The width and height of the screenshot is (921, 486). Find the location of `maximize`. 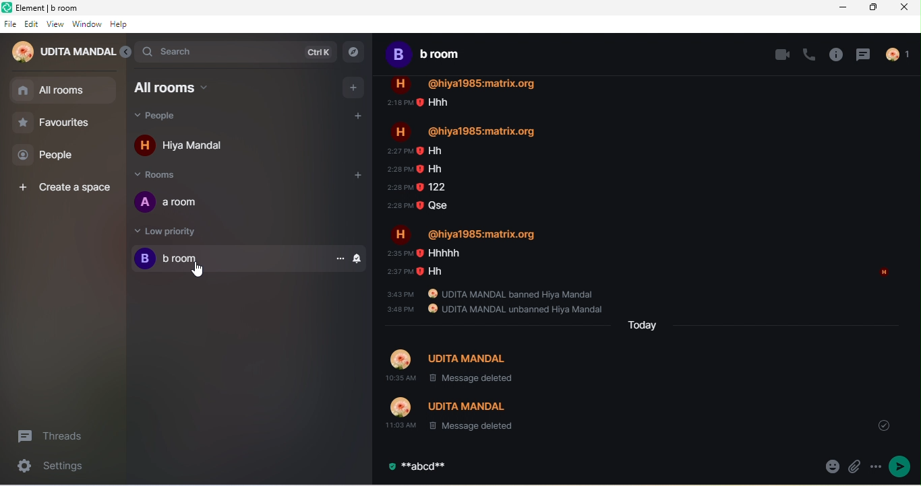

maximize is located at coordinates (876, 8).